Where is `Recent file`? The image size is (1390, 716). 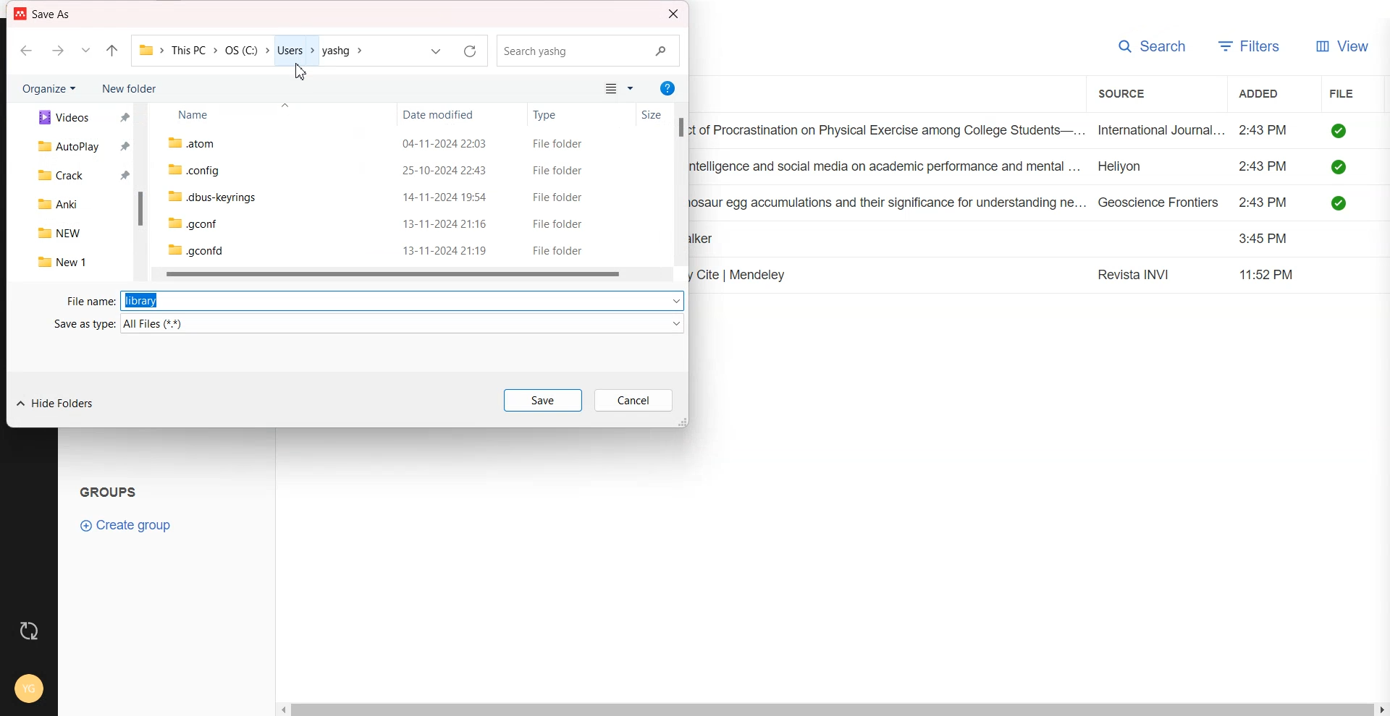
Recent file is located at coordinates (86, 51).